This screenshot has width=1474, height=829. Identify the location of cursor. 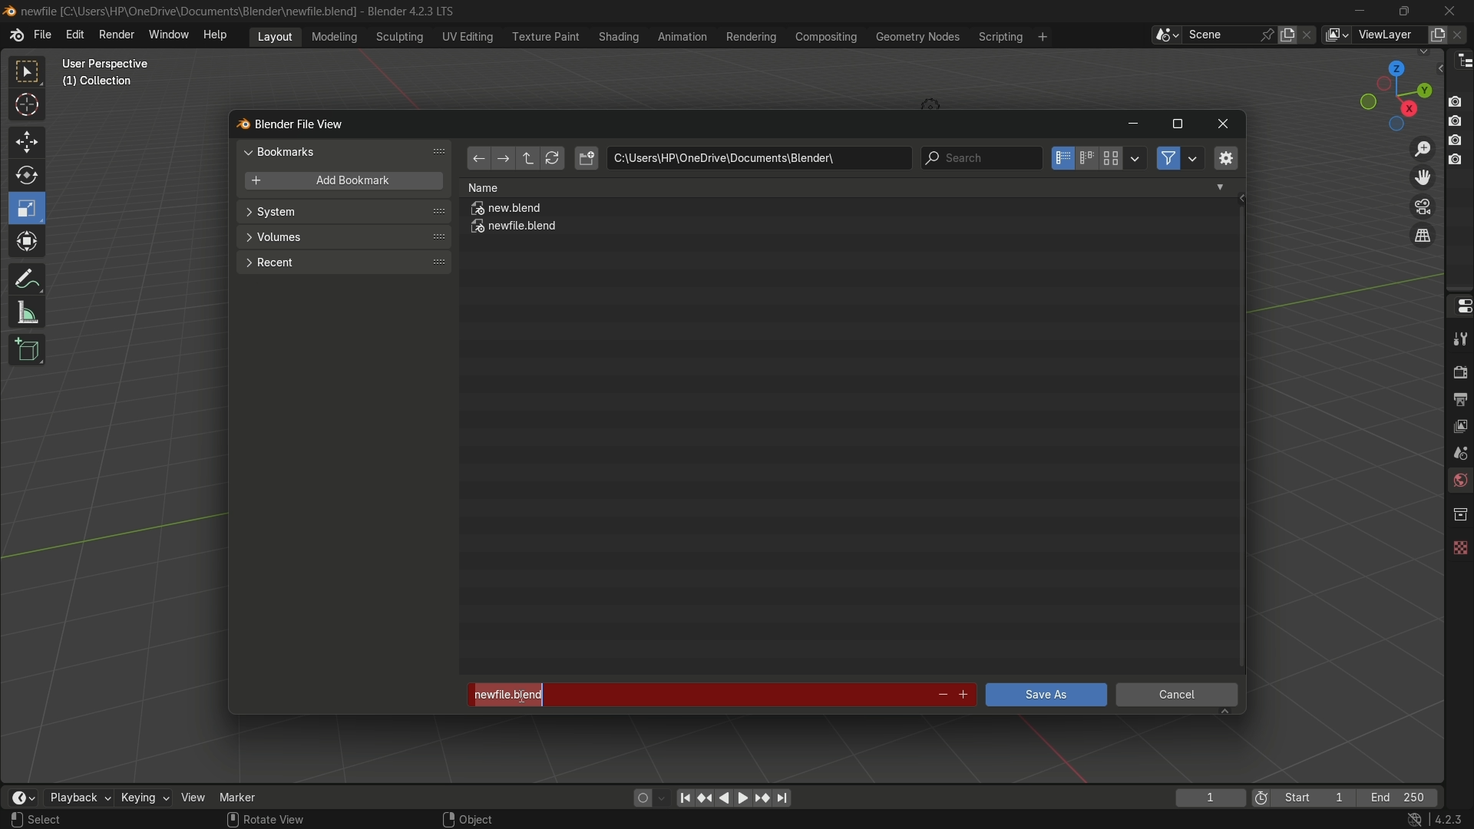
(28, 107).